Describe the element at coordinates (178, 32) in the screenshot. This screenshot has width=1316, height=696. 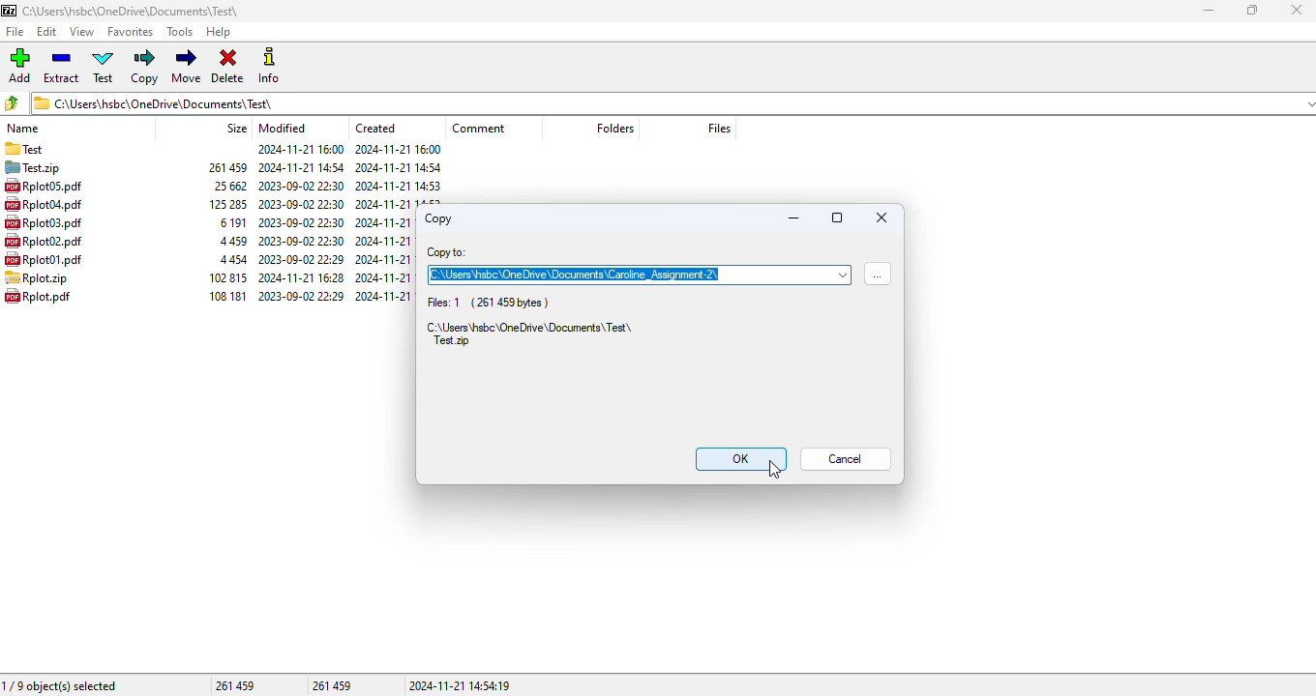
I see `tools` at that location.